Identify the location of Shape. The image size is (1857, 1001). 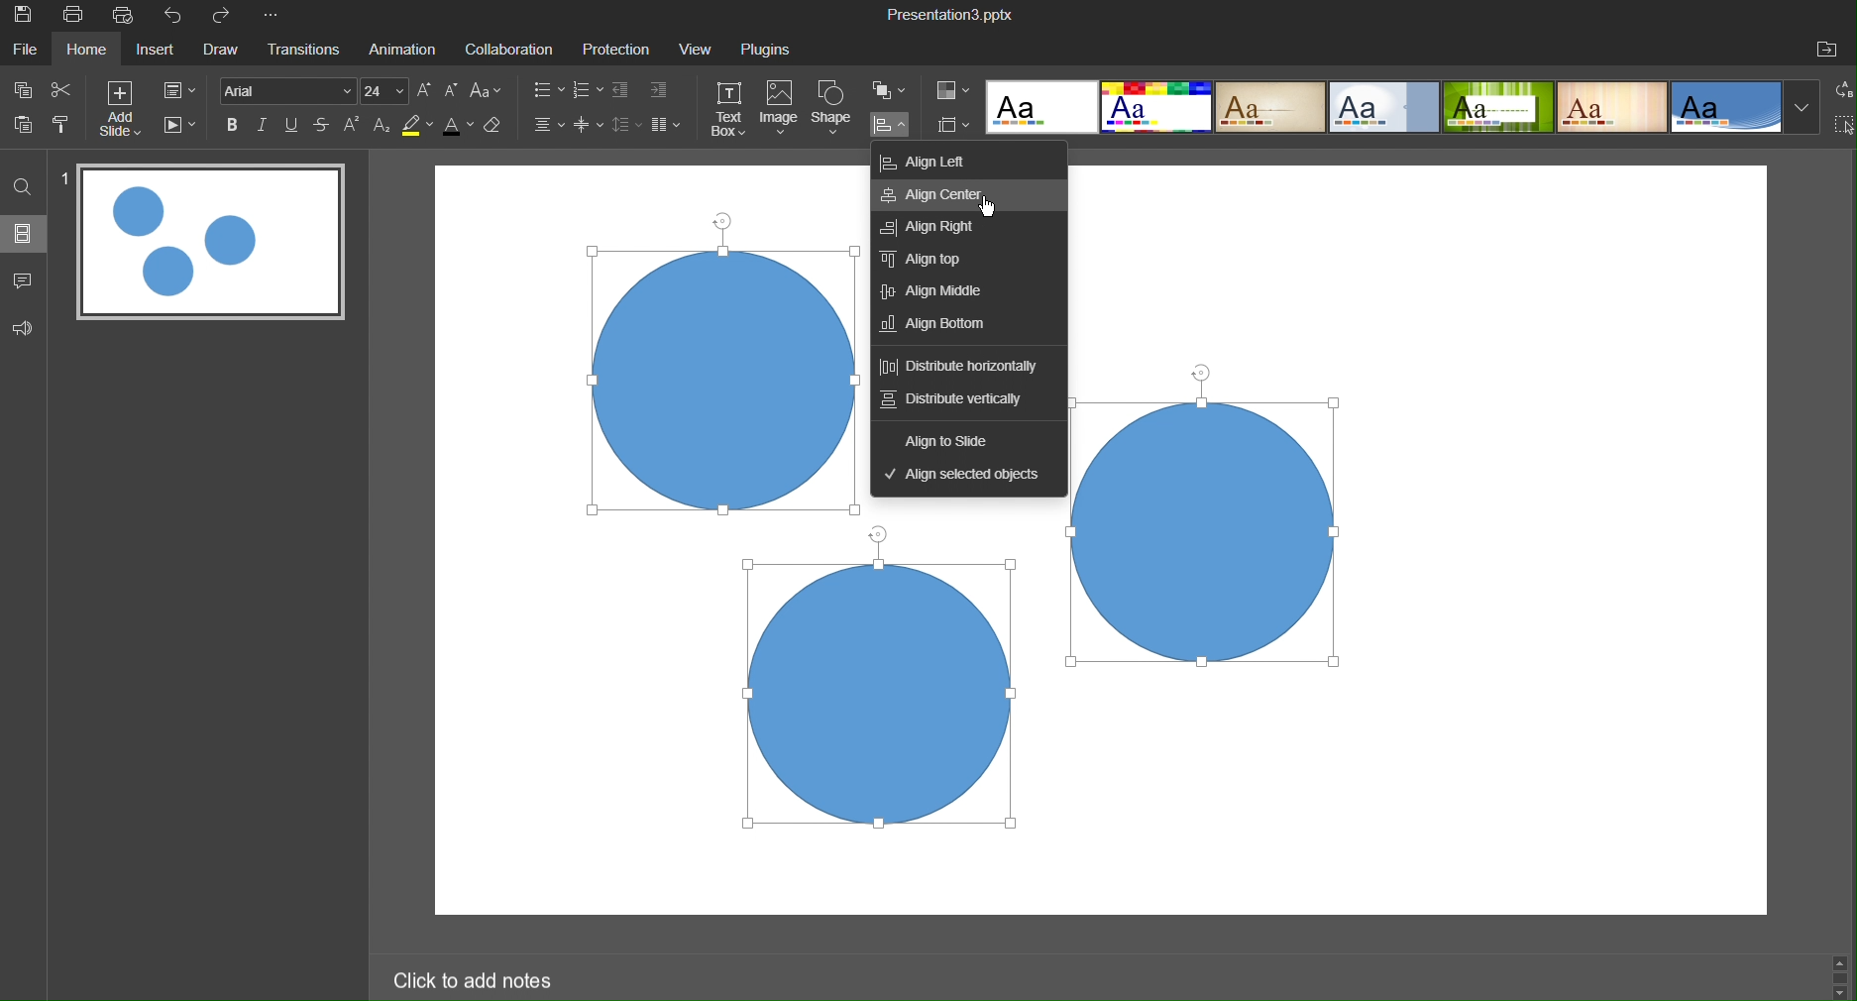
(835, 110).